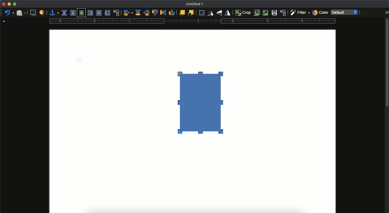 The height and width of the screenshot is (213, 389). Describe the element at coordinates (42, 12) in the screenshot. I see `a label to identify an object` at that location.